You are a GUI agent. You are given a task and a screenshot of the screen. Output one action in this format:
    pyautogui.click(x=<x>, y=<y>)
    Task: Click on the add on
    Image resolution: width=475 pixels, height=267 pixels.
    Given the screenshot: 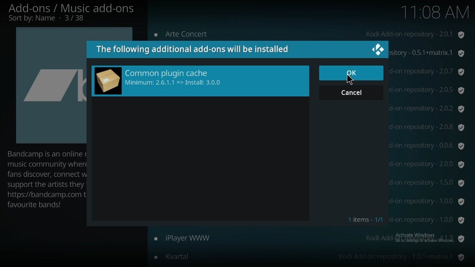 What is the action you would take?
    pyautogui.click(x=309, y=256)
    